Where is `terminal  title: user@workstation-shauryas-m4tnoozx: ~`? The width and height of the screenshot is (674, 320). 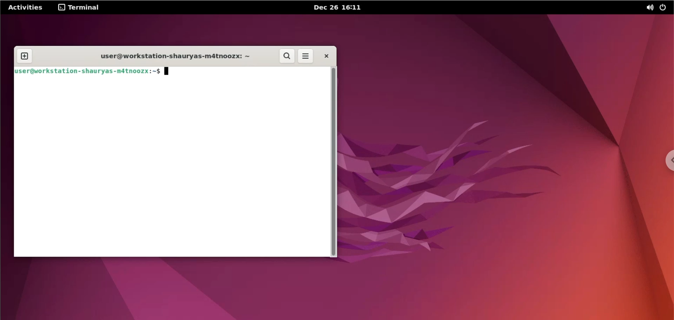
terminal  title: user@workstation-shauryas-m4tnoozx: ~ is located at coordinates (168, 56).